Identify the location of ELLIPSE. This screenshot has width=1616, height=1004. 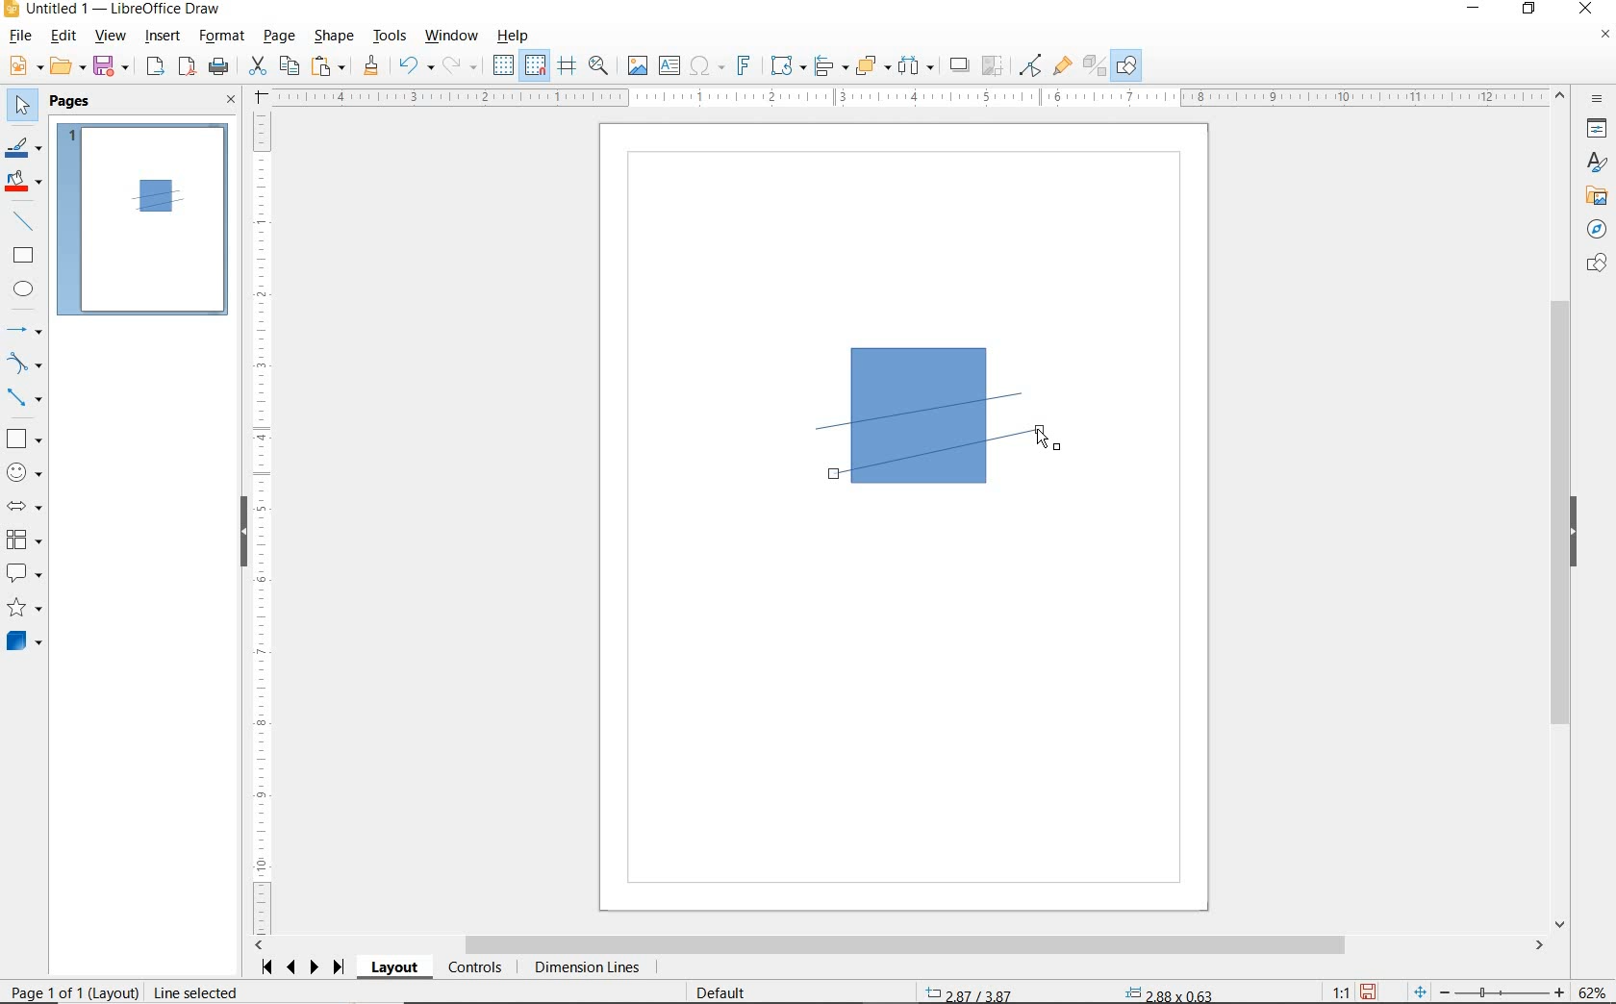
(25, 289).